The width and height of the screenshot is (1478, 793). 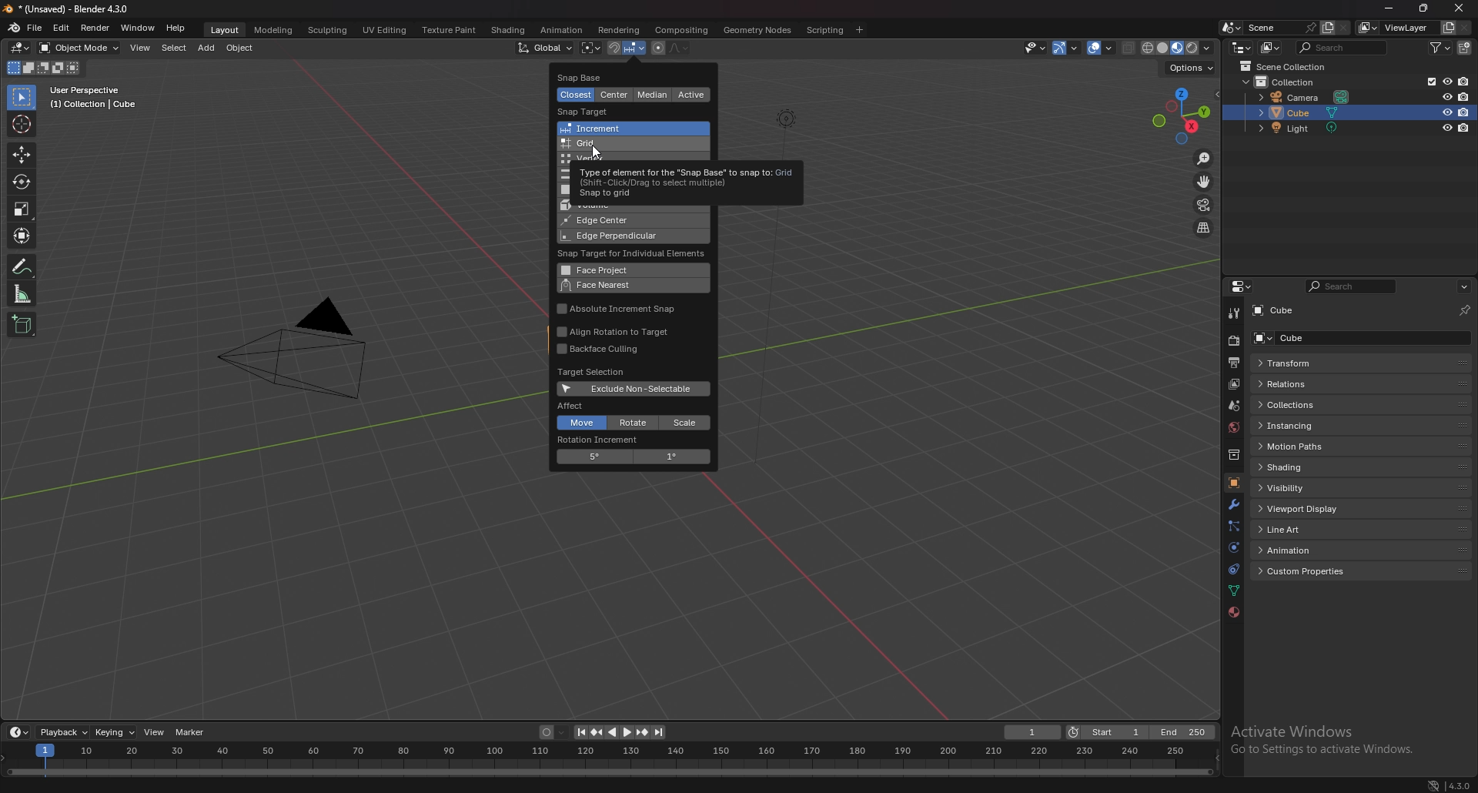 I want to click on keying, so click(x=115, y=732).